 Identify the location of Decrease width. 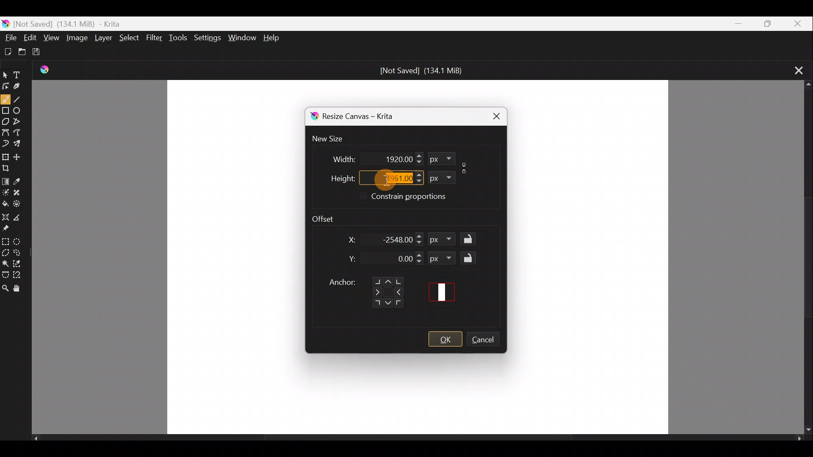
(418, 162).